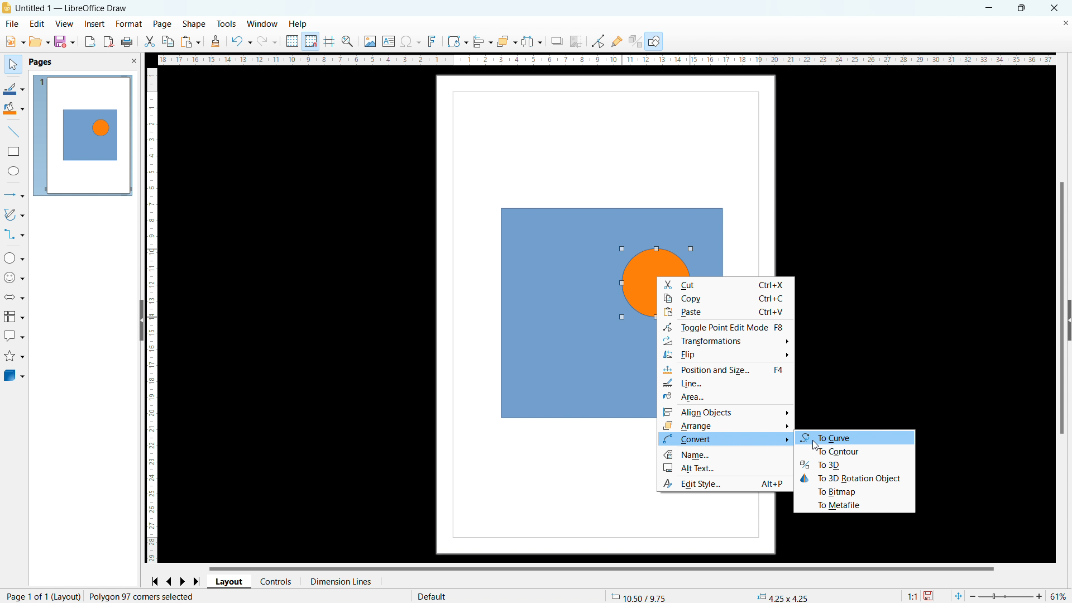 The width and height of the screenshot is (1072, 603). I want to click on helplines while moving, so click(329, 41).